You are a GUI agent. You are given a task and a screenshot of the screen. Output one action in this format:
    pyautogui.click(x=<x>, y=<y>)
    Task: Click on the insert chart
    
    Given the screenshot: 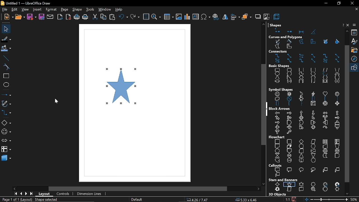 What is the action you would take?
    pyautogui.click(x=187, y=17)
    